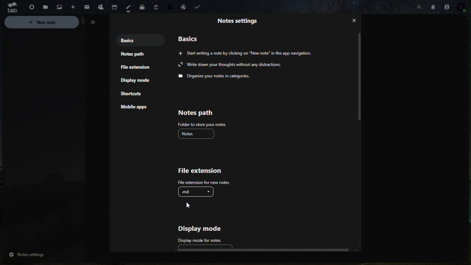 The width and height of the screenshot is (471, 265). Describe the element at coordinates (217, 77) in the screenshot. I see `Organize your notes in categories.` at that location.